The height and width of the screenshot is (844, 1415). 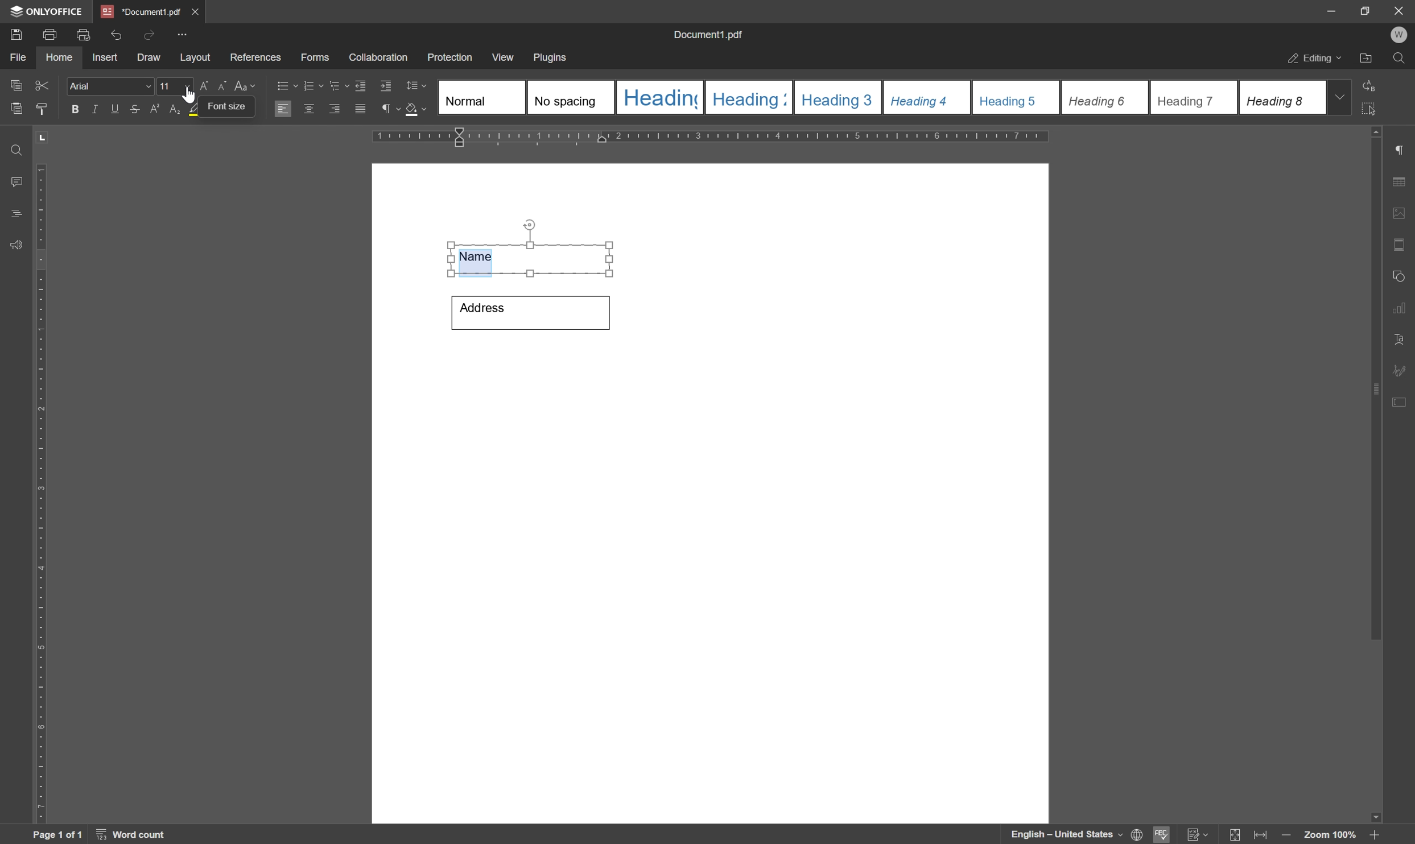 I want to click on fit to width, so click(x=1263, y=835).